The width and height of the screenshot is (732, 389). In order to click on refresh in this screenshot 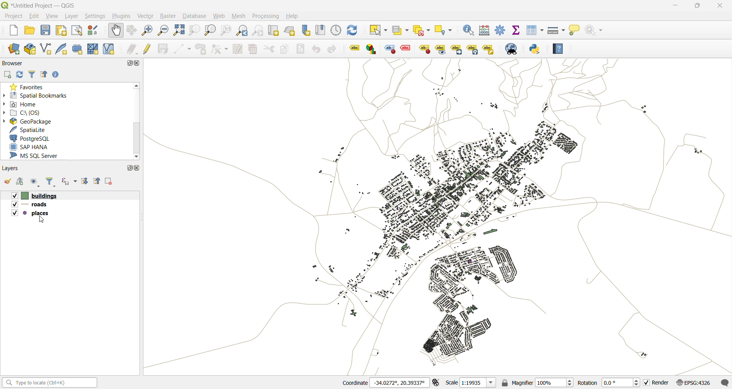, I will do `click(354, 31)`.